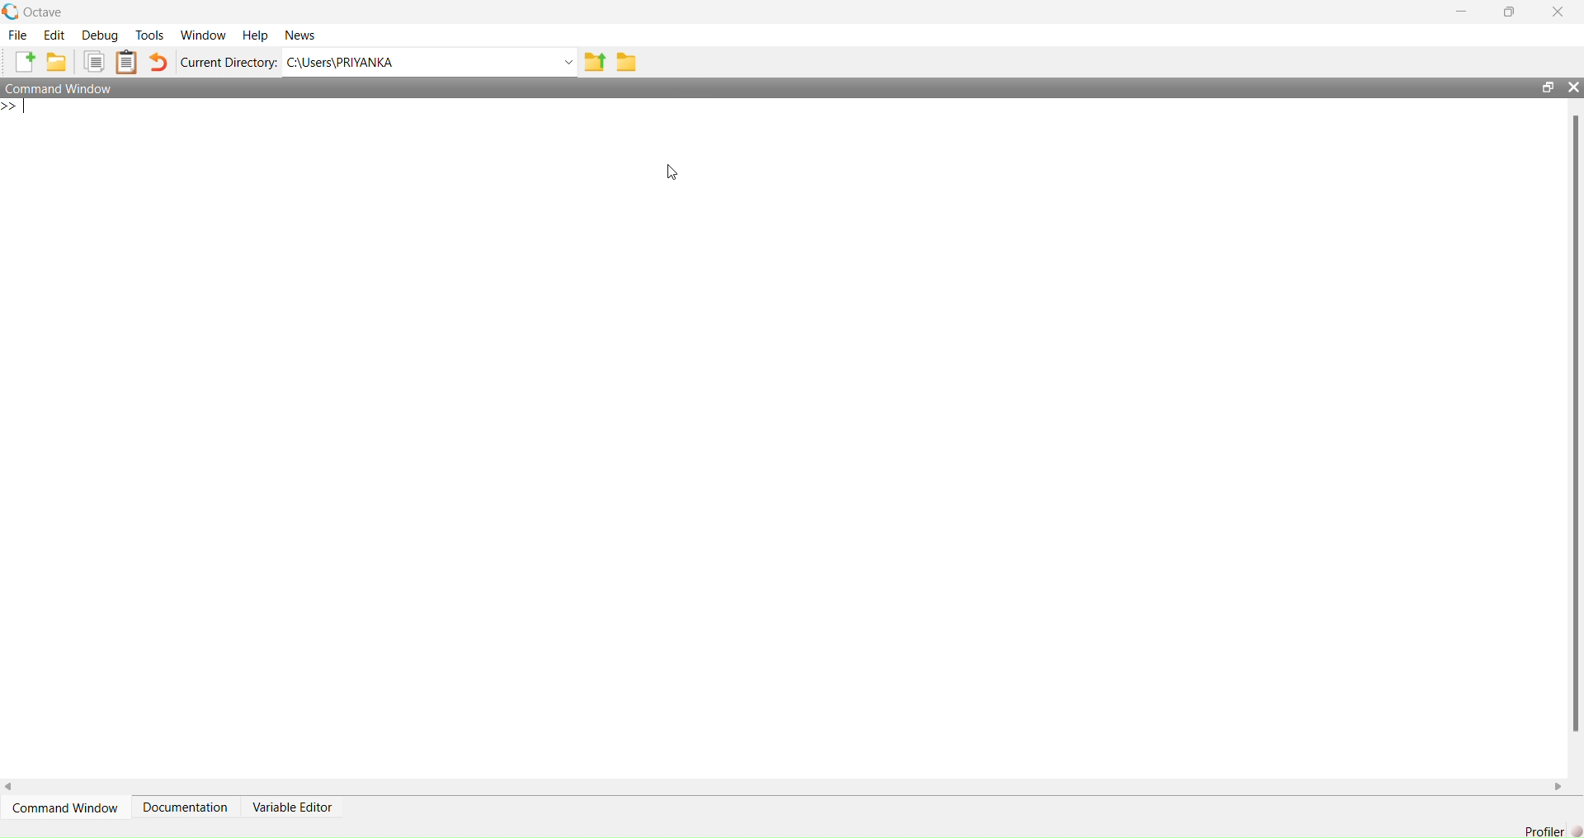 This screenshot has width=1584, height=838. I want to click on debug, so click(101, 36).